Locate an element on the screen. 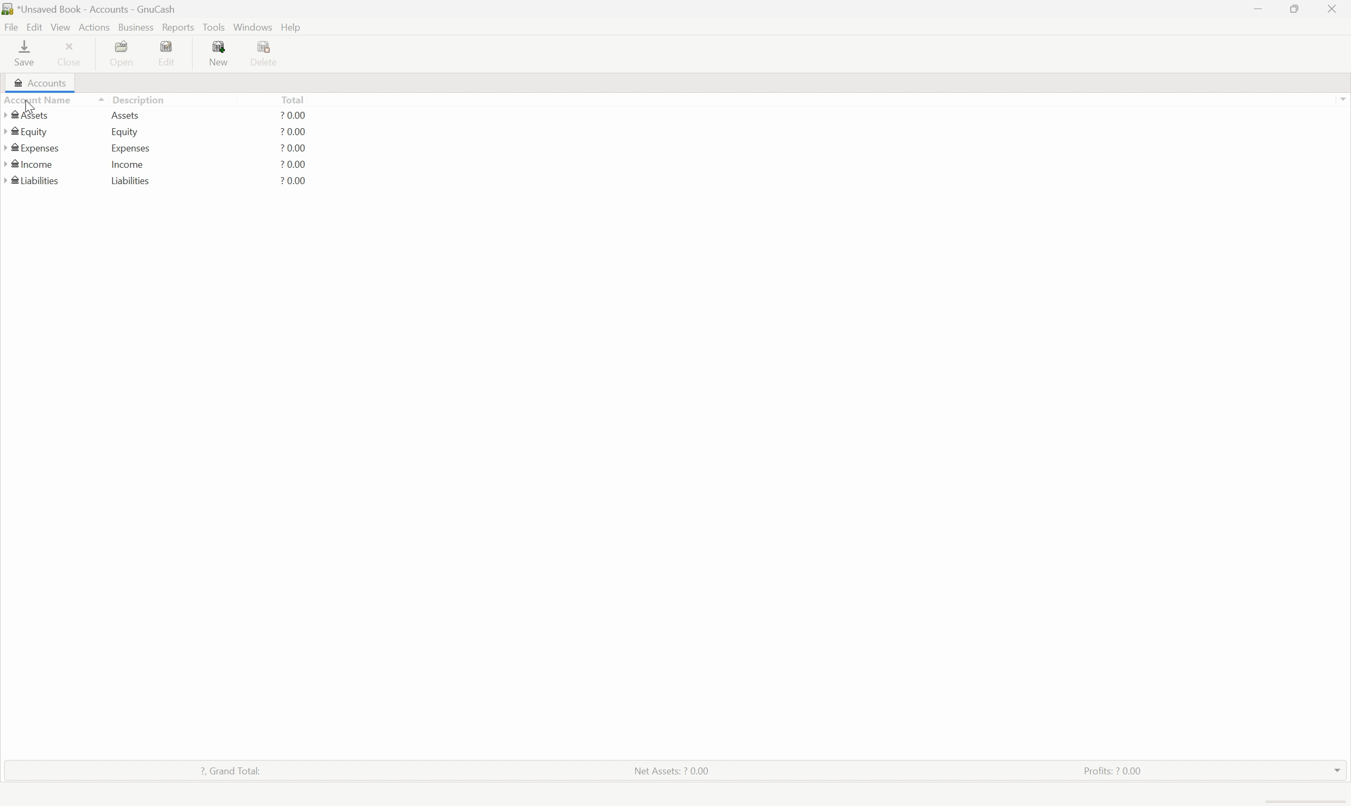 Image resolution: width=1351 pixels, height=806 pixels. Restore down is located at coordinates (1298, 8).